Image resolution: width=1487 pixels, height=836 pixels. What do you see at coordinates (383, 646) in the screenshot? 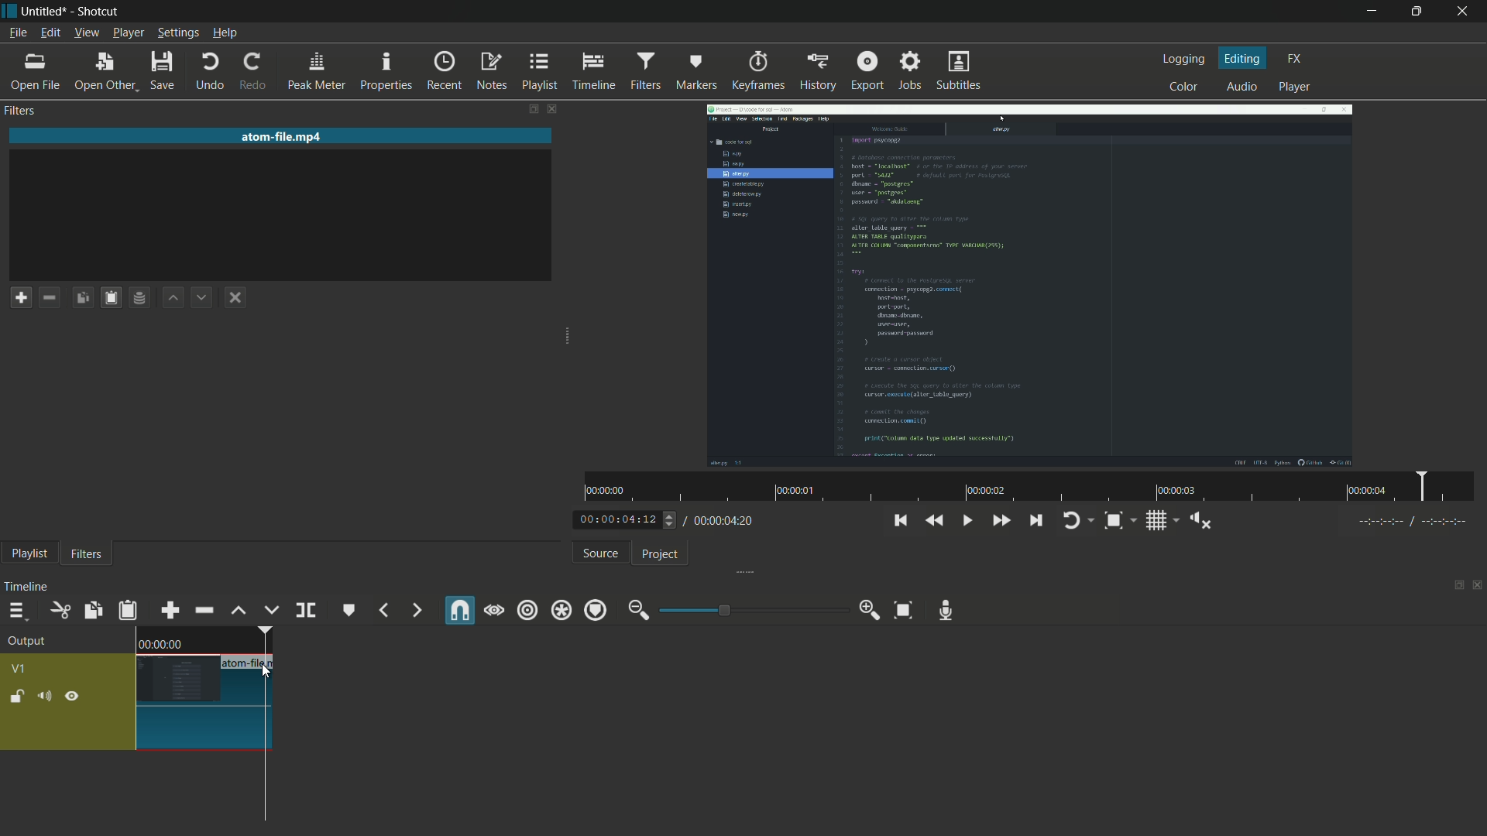
I see `M` at bounding box center [383, 646].